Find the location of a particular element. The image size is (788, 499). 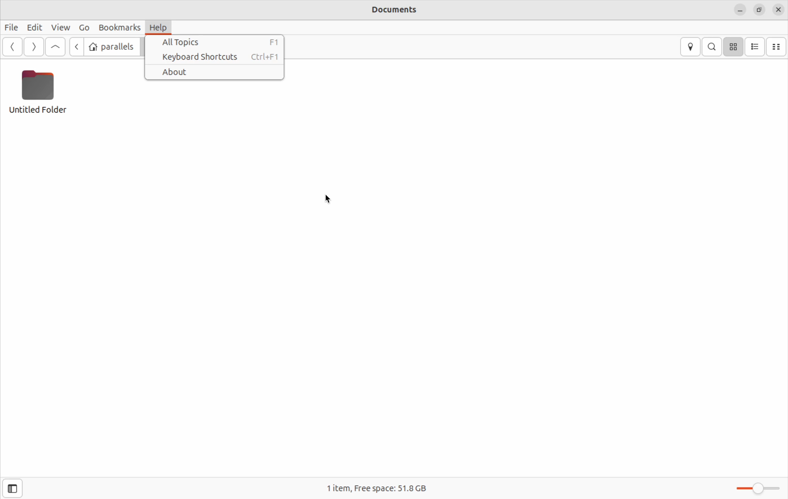

open sidebar is located at coordinates (12, 488).